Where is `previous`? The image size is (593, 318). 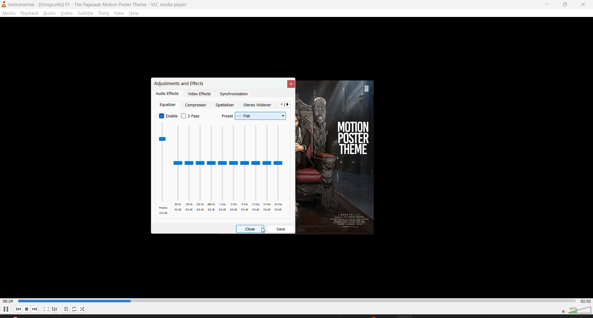
previous is located at coordinates (280, 105).